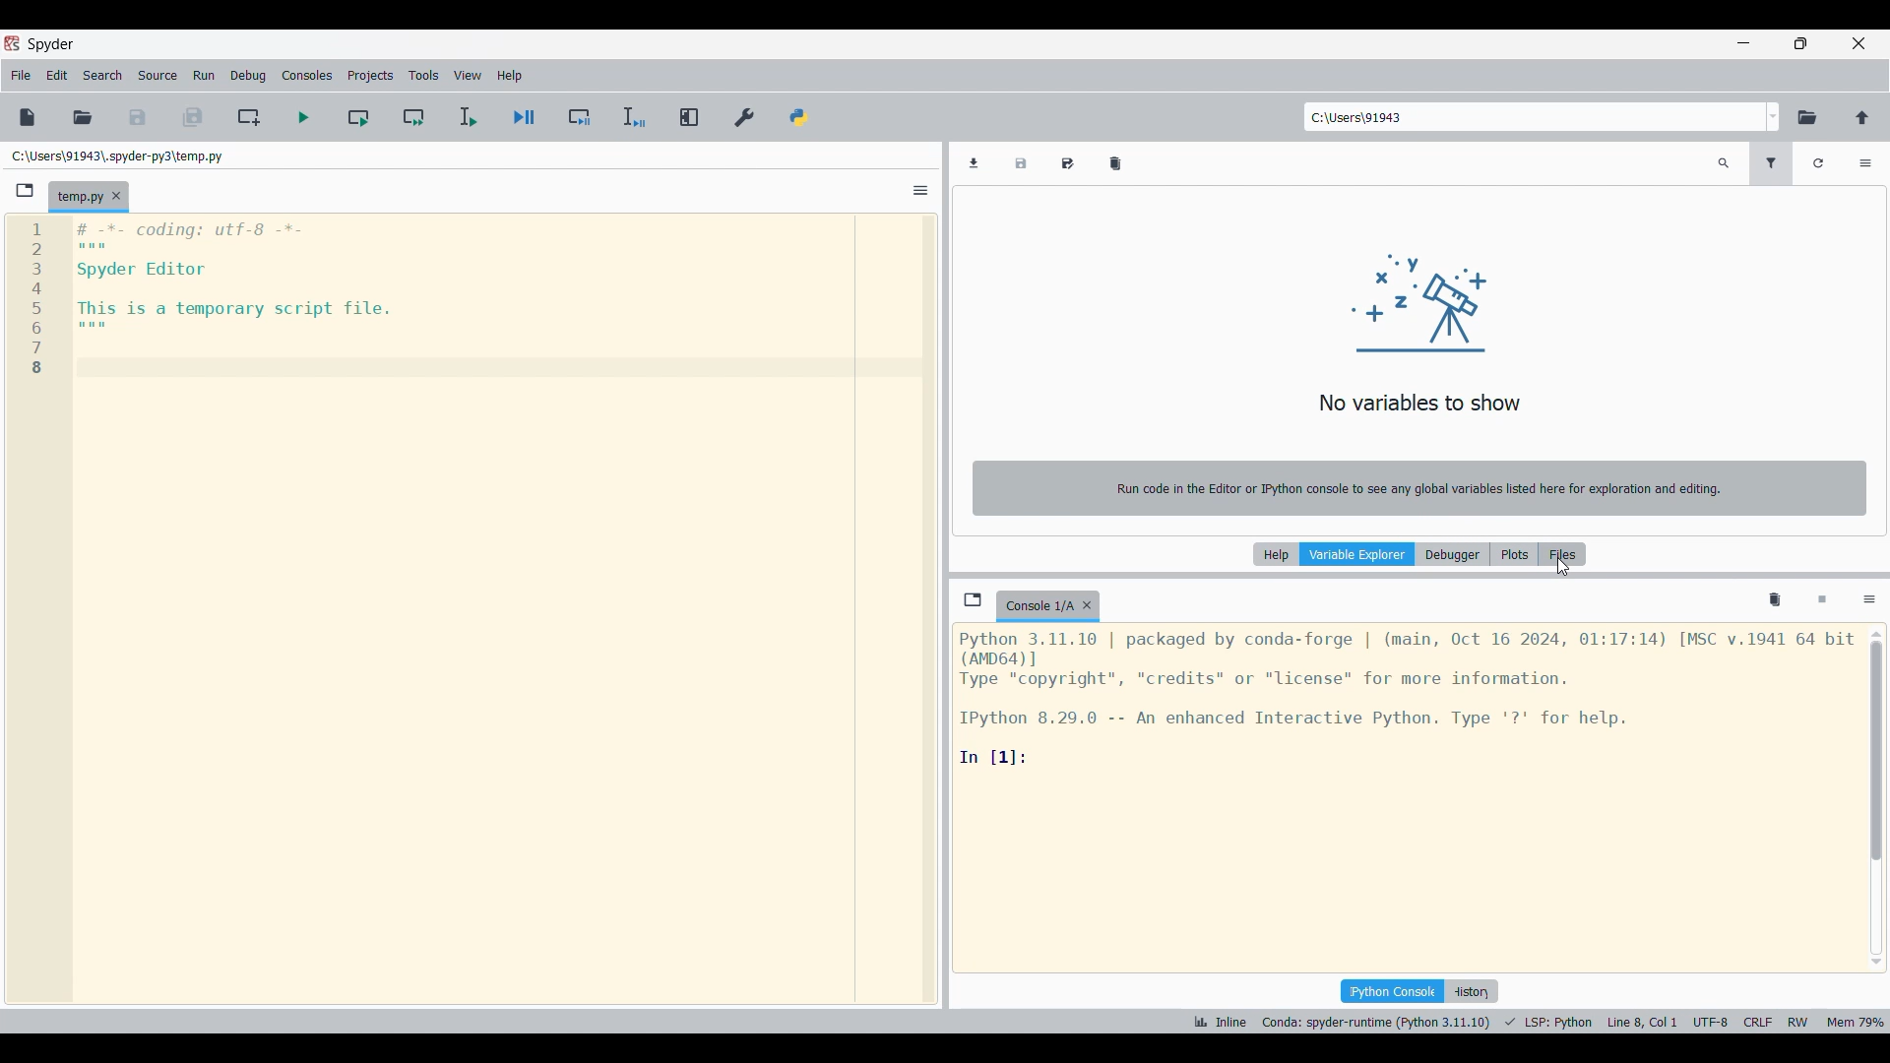  What do you see at coordinates (83, 118) in the screenshot?
I see `Open file` at bounding box center [83, 118].